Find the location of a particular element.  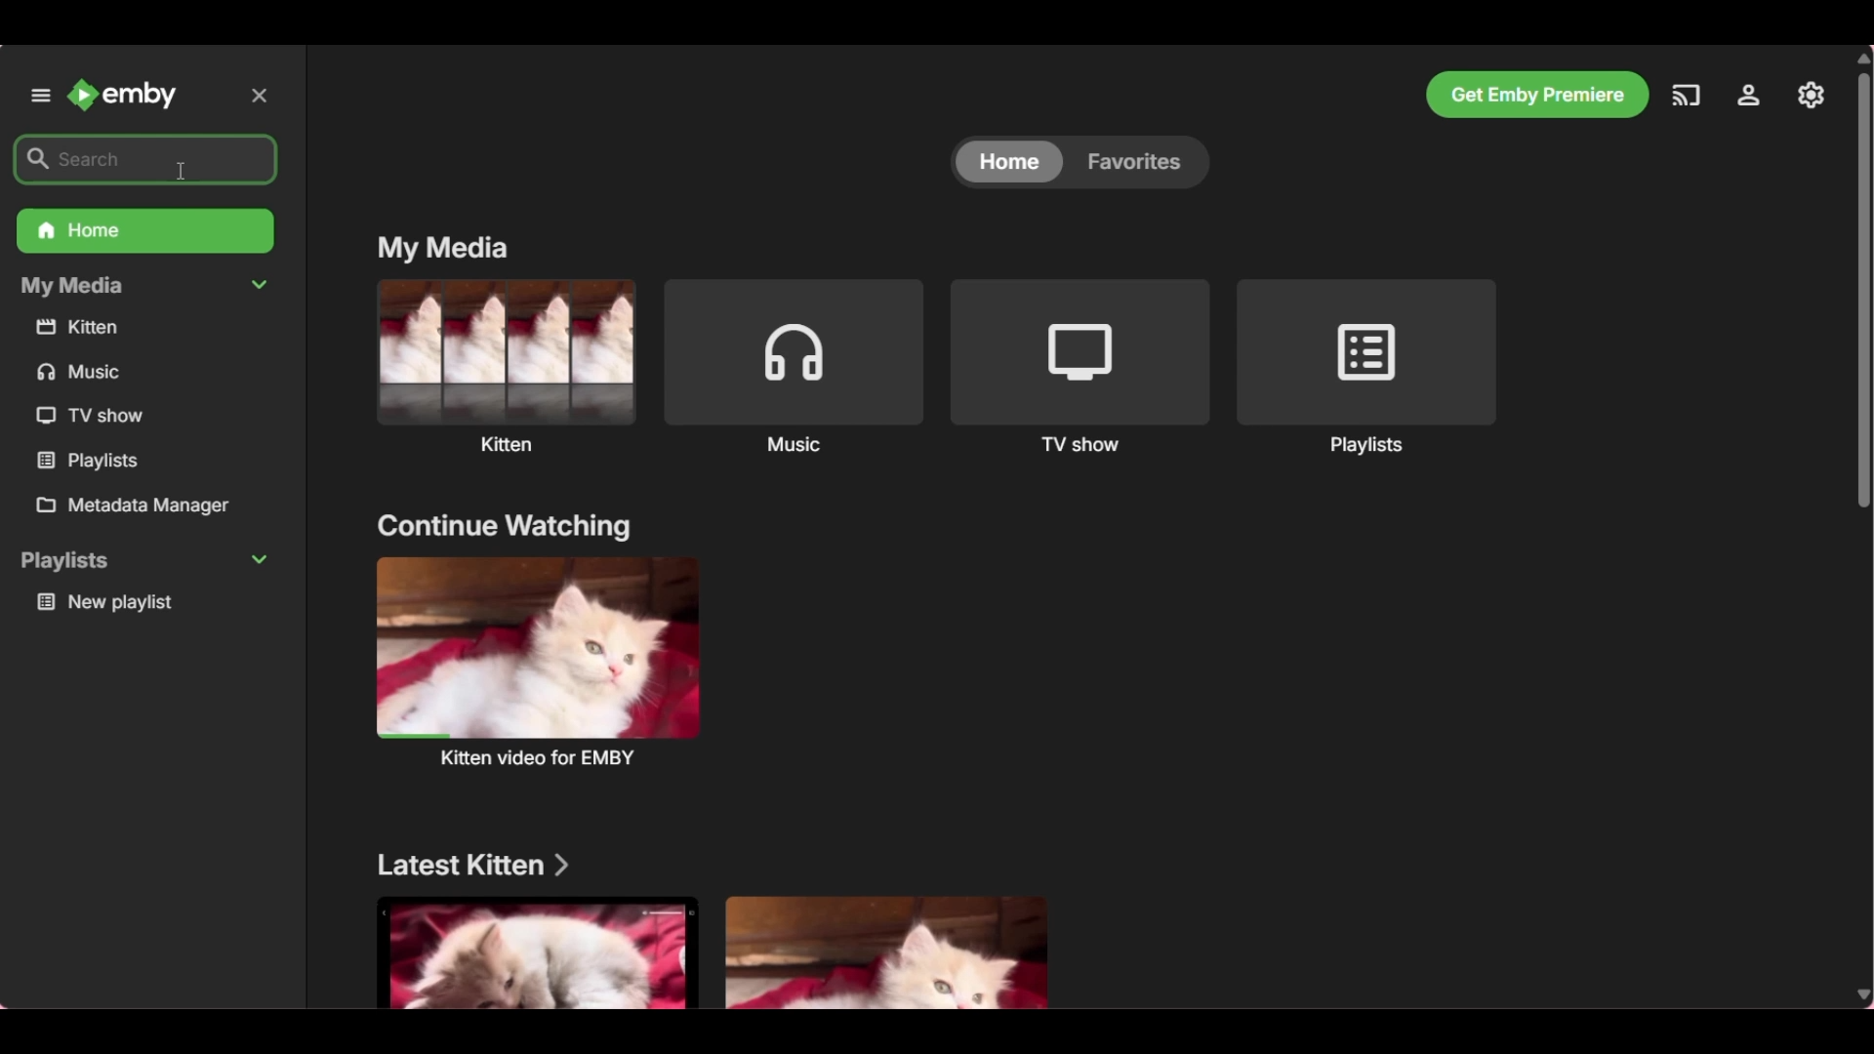

My media is located at coordinates (443, 247).